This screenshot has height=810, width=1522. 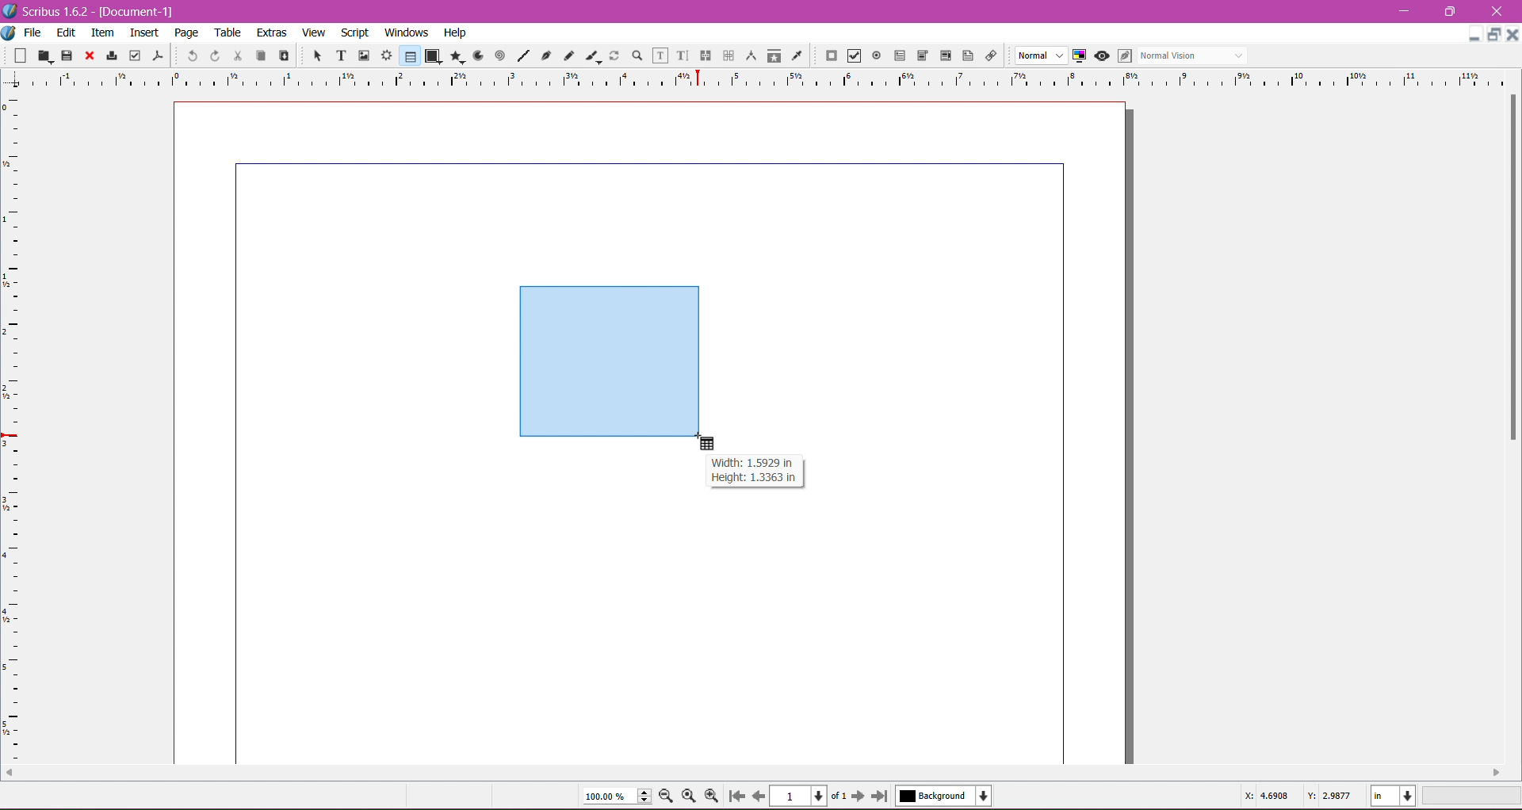 What do you see at coordinates (67, 32) in the screenshot?
I see `Edit` at bounding box center [67, 32].